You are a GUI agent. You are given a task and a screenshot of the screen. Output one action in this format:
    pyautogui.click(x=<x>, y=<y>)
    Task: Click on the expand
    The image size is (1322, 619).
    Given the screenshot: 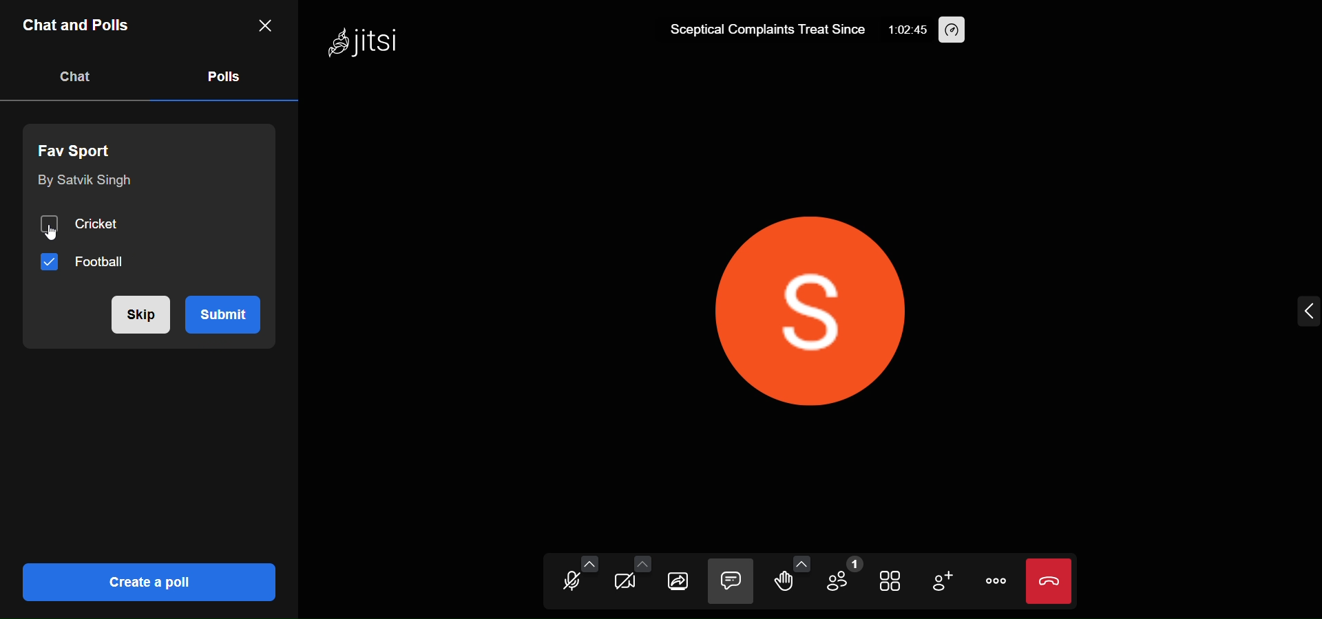 What is the action you would take?
    pyautogui.click(x=1307, y=312)
    